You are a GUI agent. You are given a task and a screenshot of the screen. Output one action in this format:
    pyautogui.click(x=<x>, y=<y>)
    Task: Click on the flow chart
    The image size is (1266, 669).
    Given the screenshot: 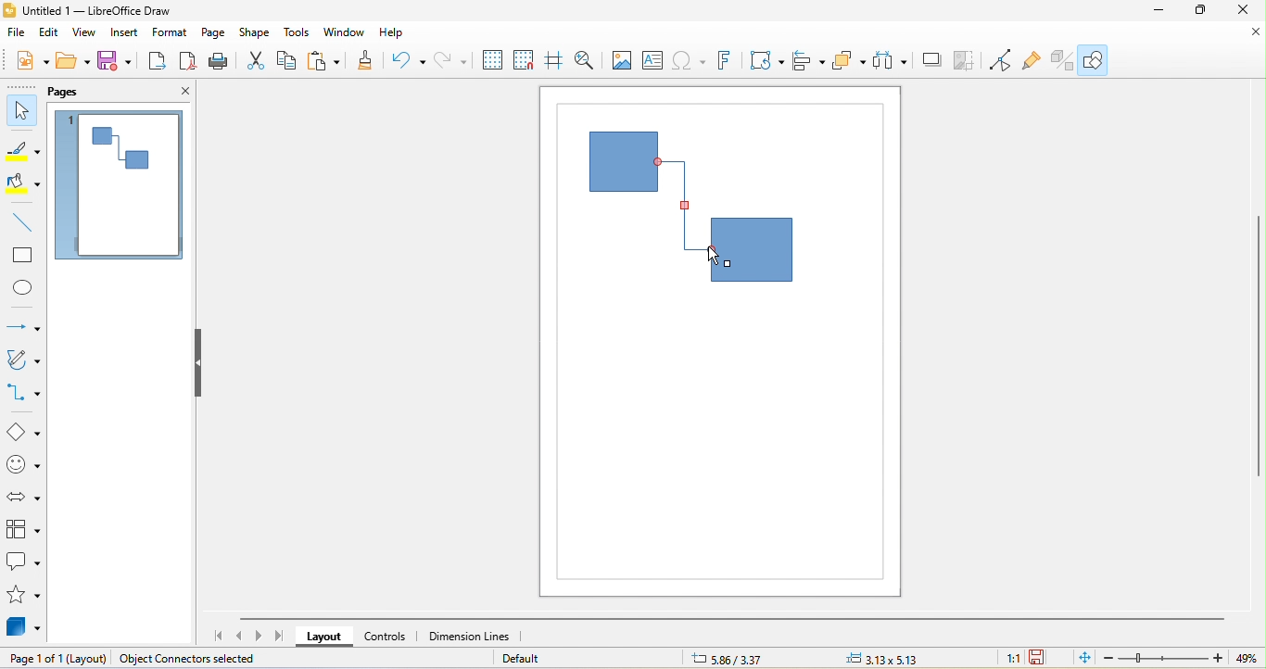 What is the action you would take?
    pyautogui.click(x=25, y=530)
    